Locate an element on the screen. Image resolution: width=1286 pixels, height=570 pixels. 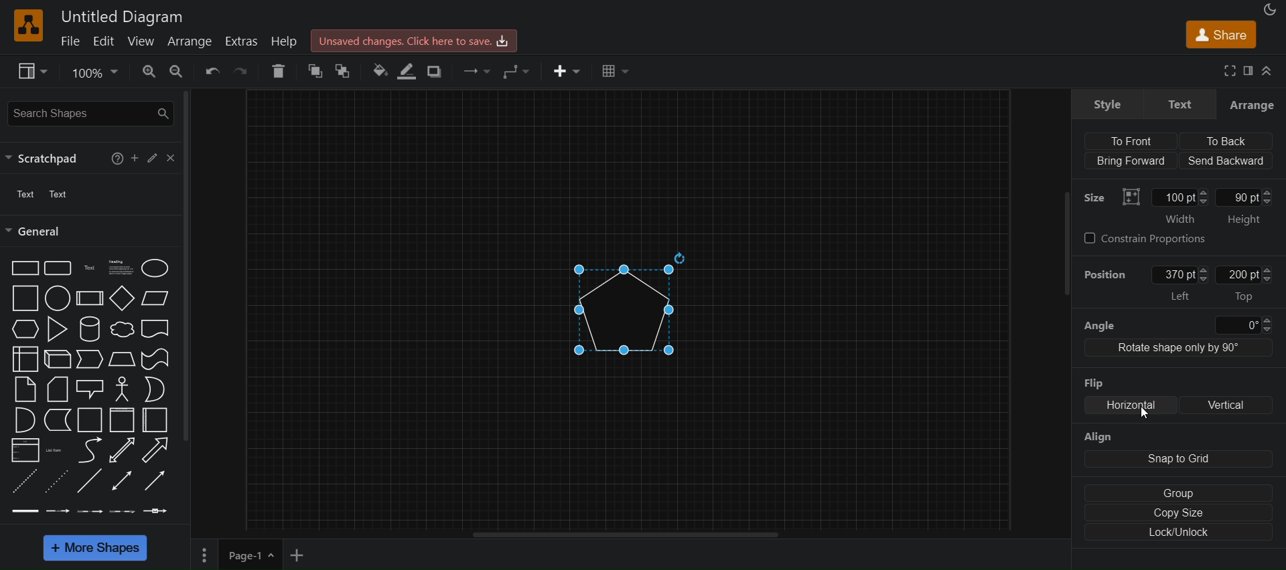
edit is located at coordinates (106, 40).